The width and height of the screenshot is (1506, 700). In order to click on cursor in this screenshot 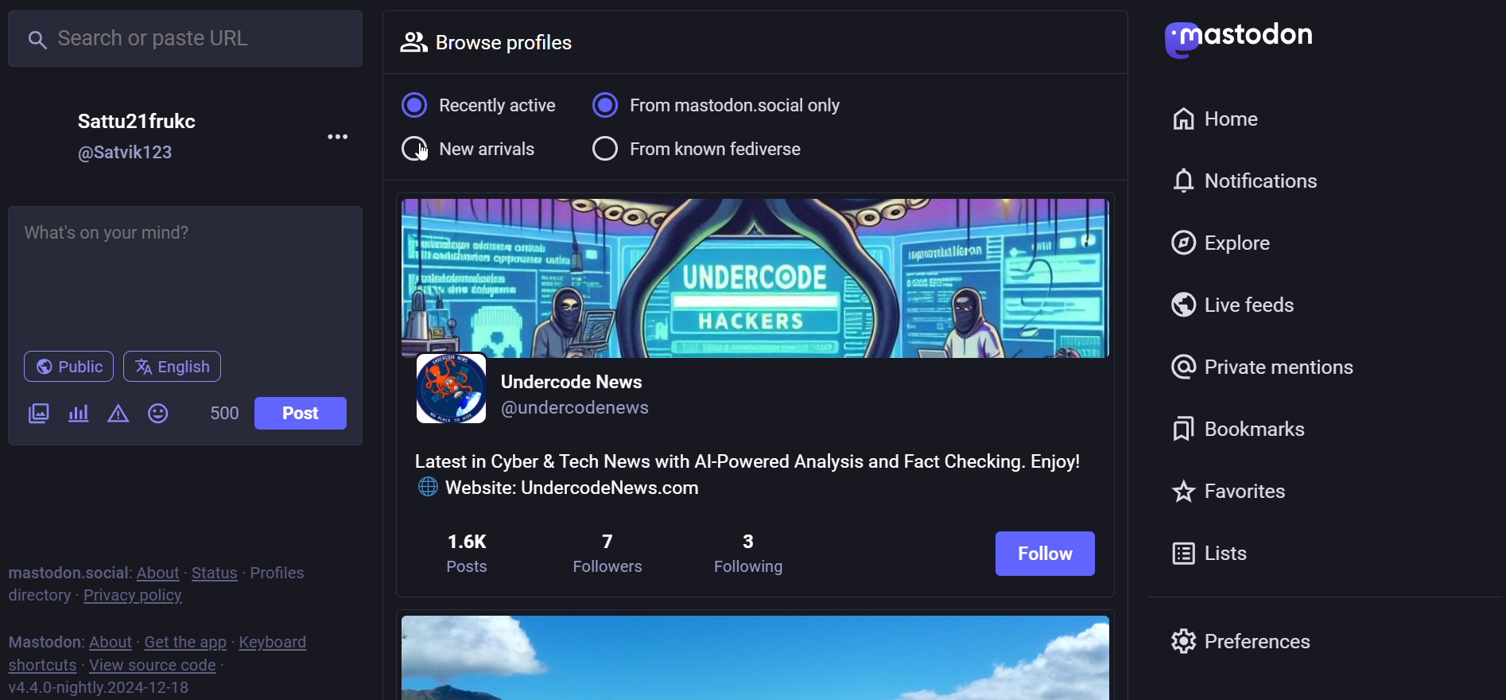, I will do `click(433, 159)`.